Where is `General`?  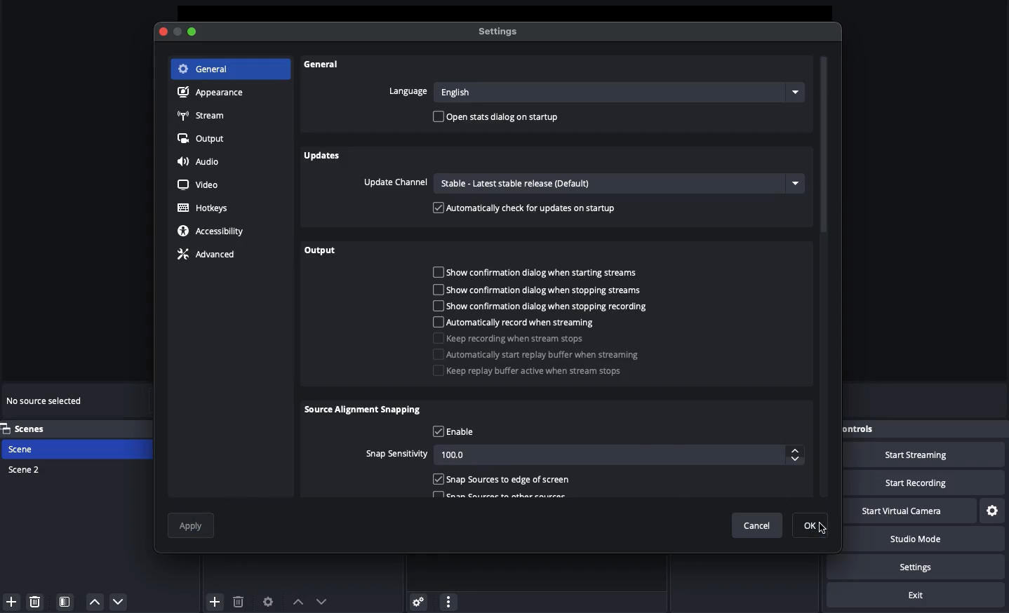
General is located at coordinates (323, 68).